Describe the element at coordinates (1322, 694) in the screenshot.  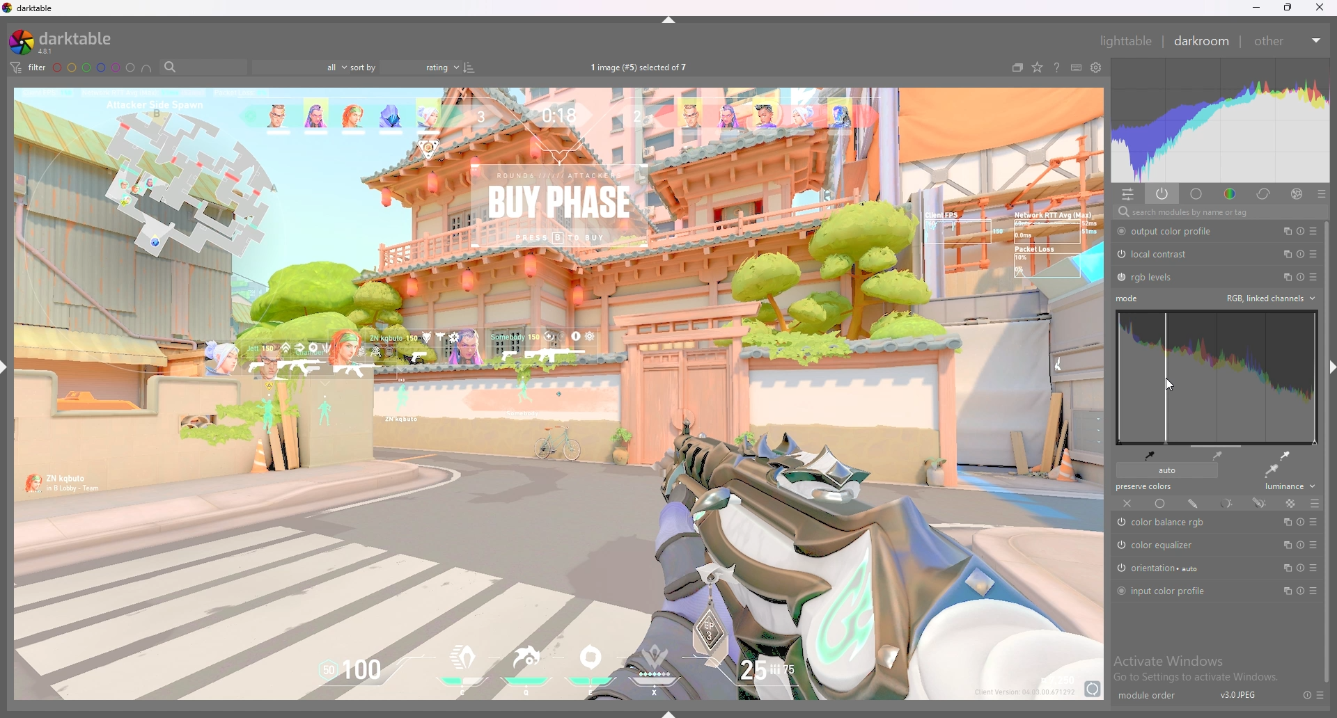
I see `presets` at that location.